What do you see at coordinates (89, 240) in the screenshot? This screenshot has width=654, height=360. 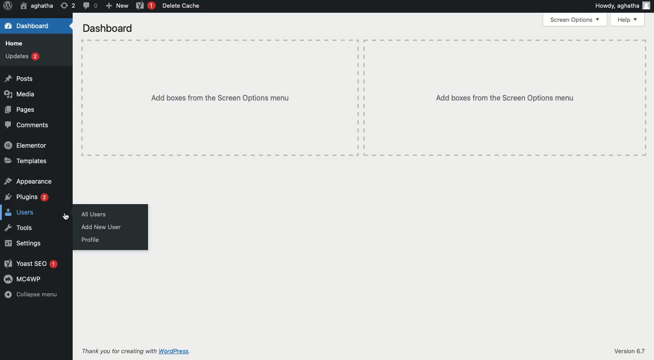 I see `Profile` at bounding box center [89, 240].